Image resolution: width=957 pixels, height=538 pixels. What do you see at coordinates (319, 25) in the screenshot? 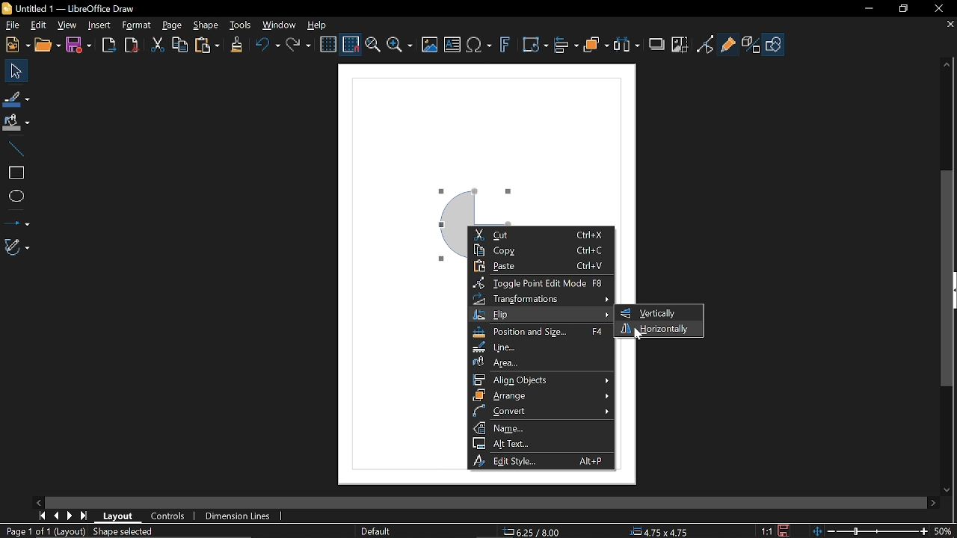
I see `Help` at bounding box center [319, 25].